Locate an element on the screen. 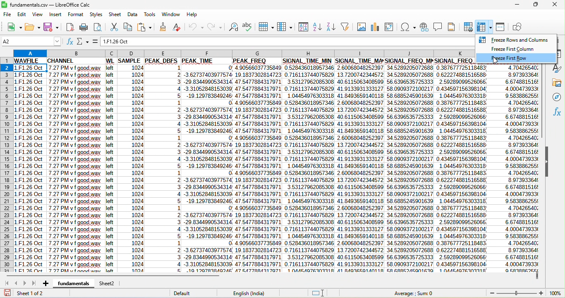 Image resolution: width=565 pixels, height=298 pixels. sidebar setting is located at coordinates (559, 41).